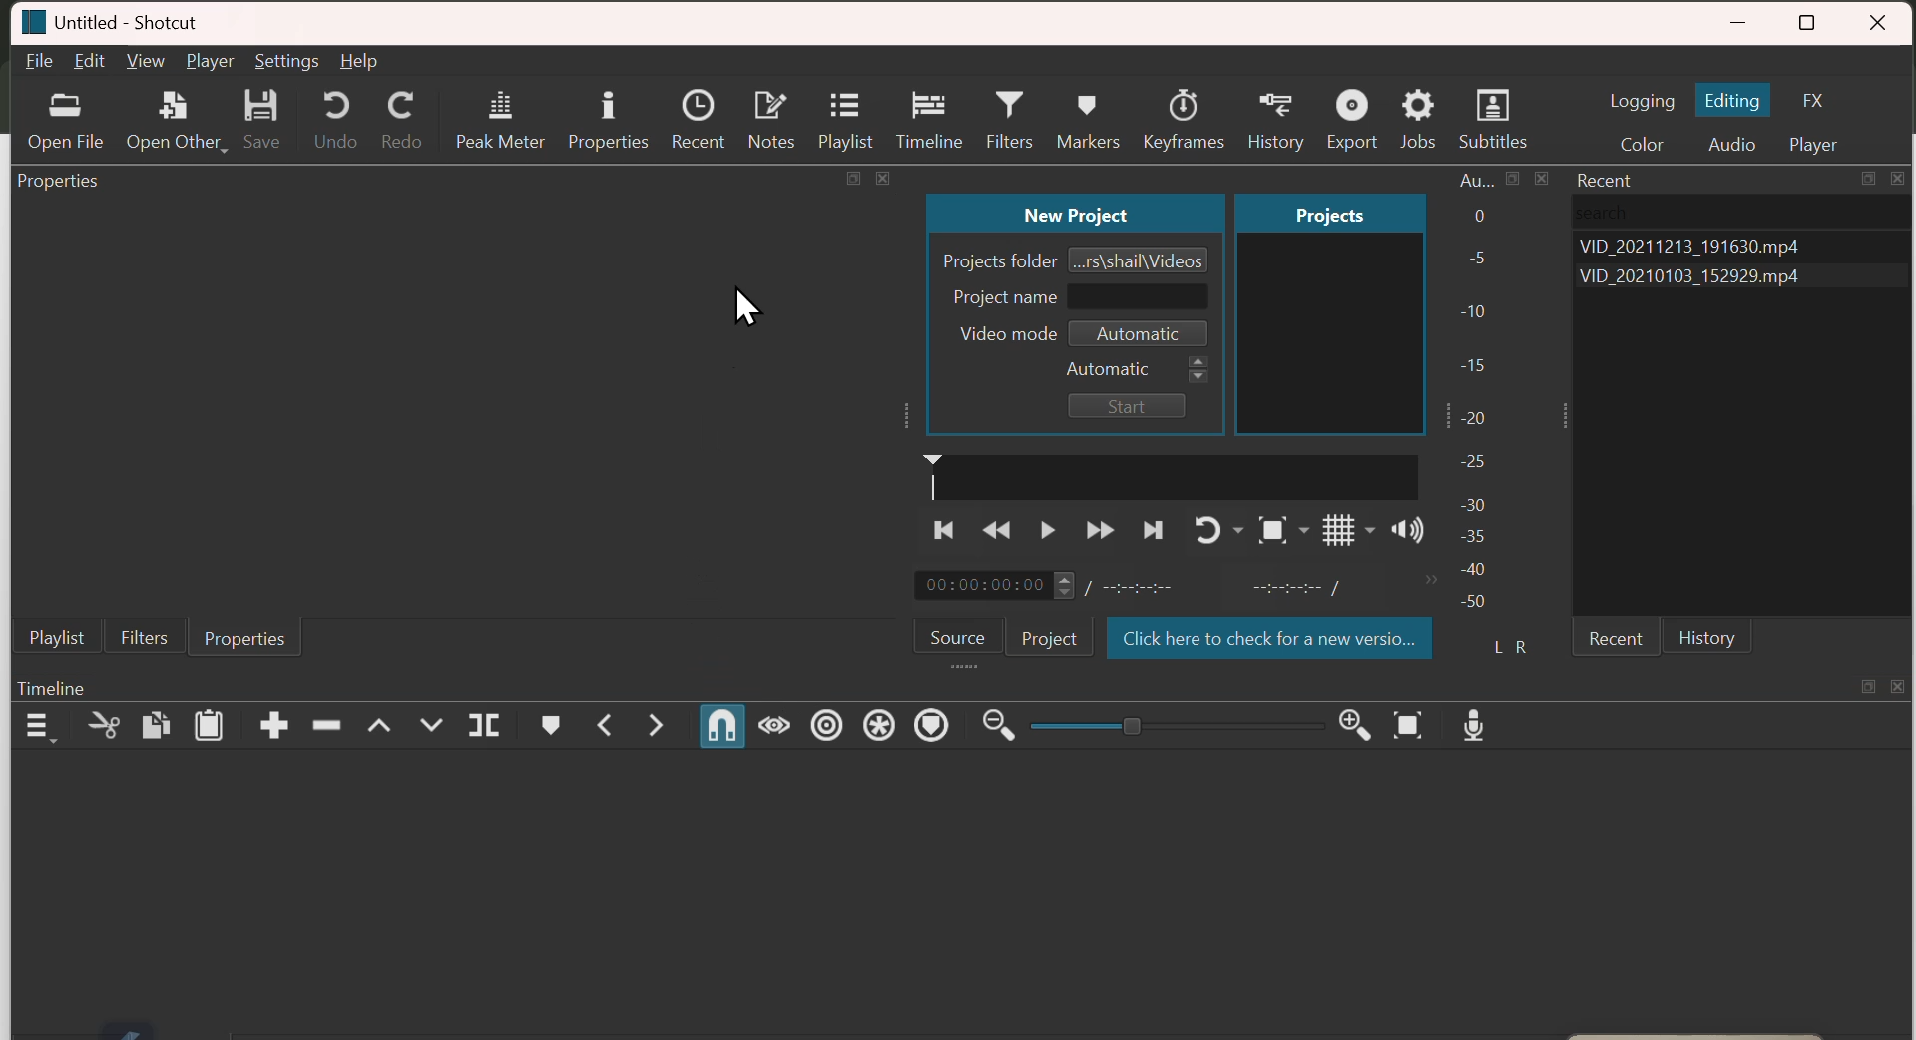 The height and width of the screenshot is (1040, 1916). I want to click on Keyframes, so click(1184, 109).